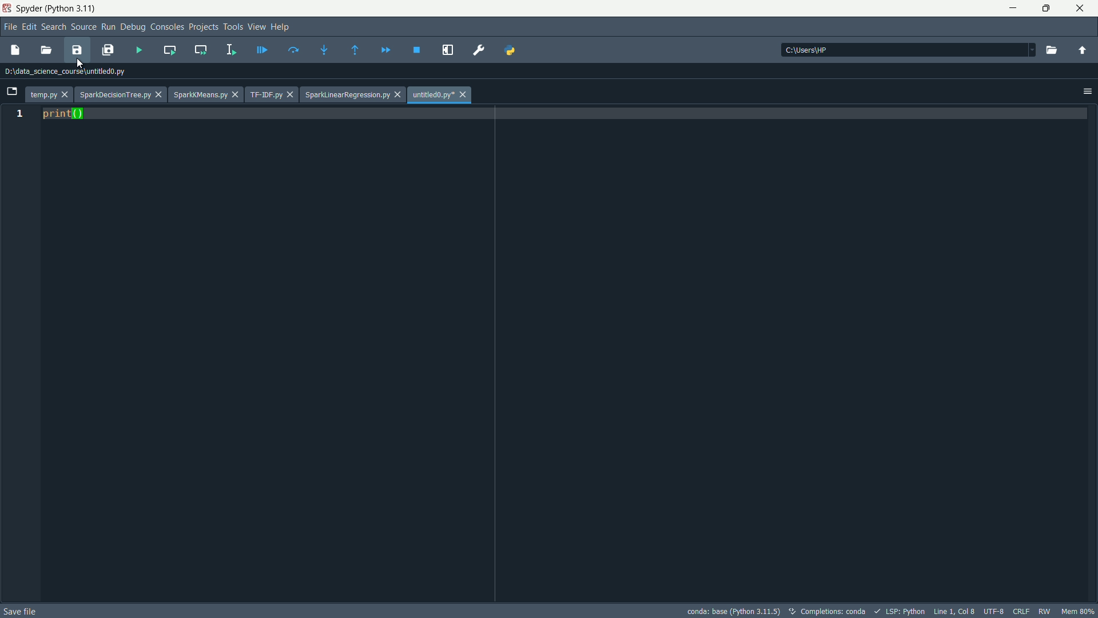 The height and width of the screenshot is (618, 1098). I want to click on debug file, so click(262, 49).